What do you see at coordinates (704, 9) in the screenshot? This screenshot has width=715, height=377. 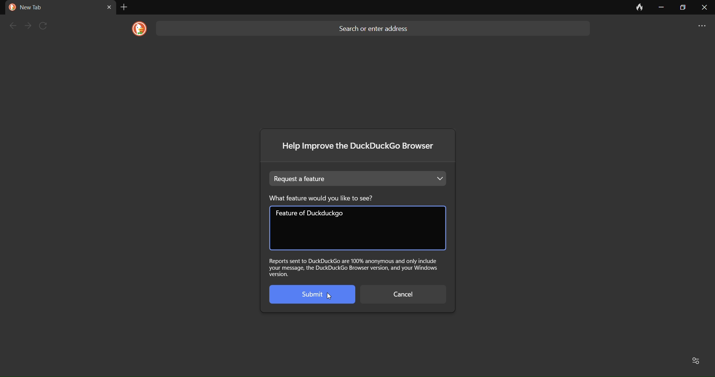 I see `close` at bounding box center [704, 9].